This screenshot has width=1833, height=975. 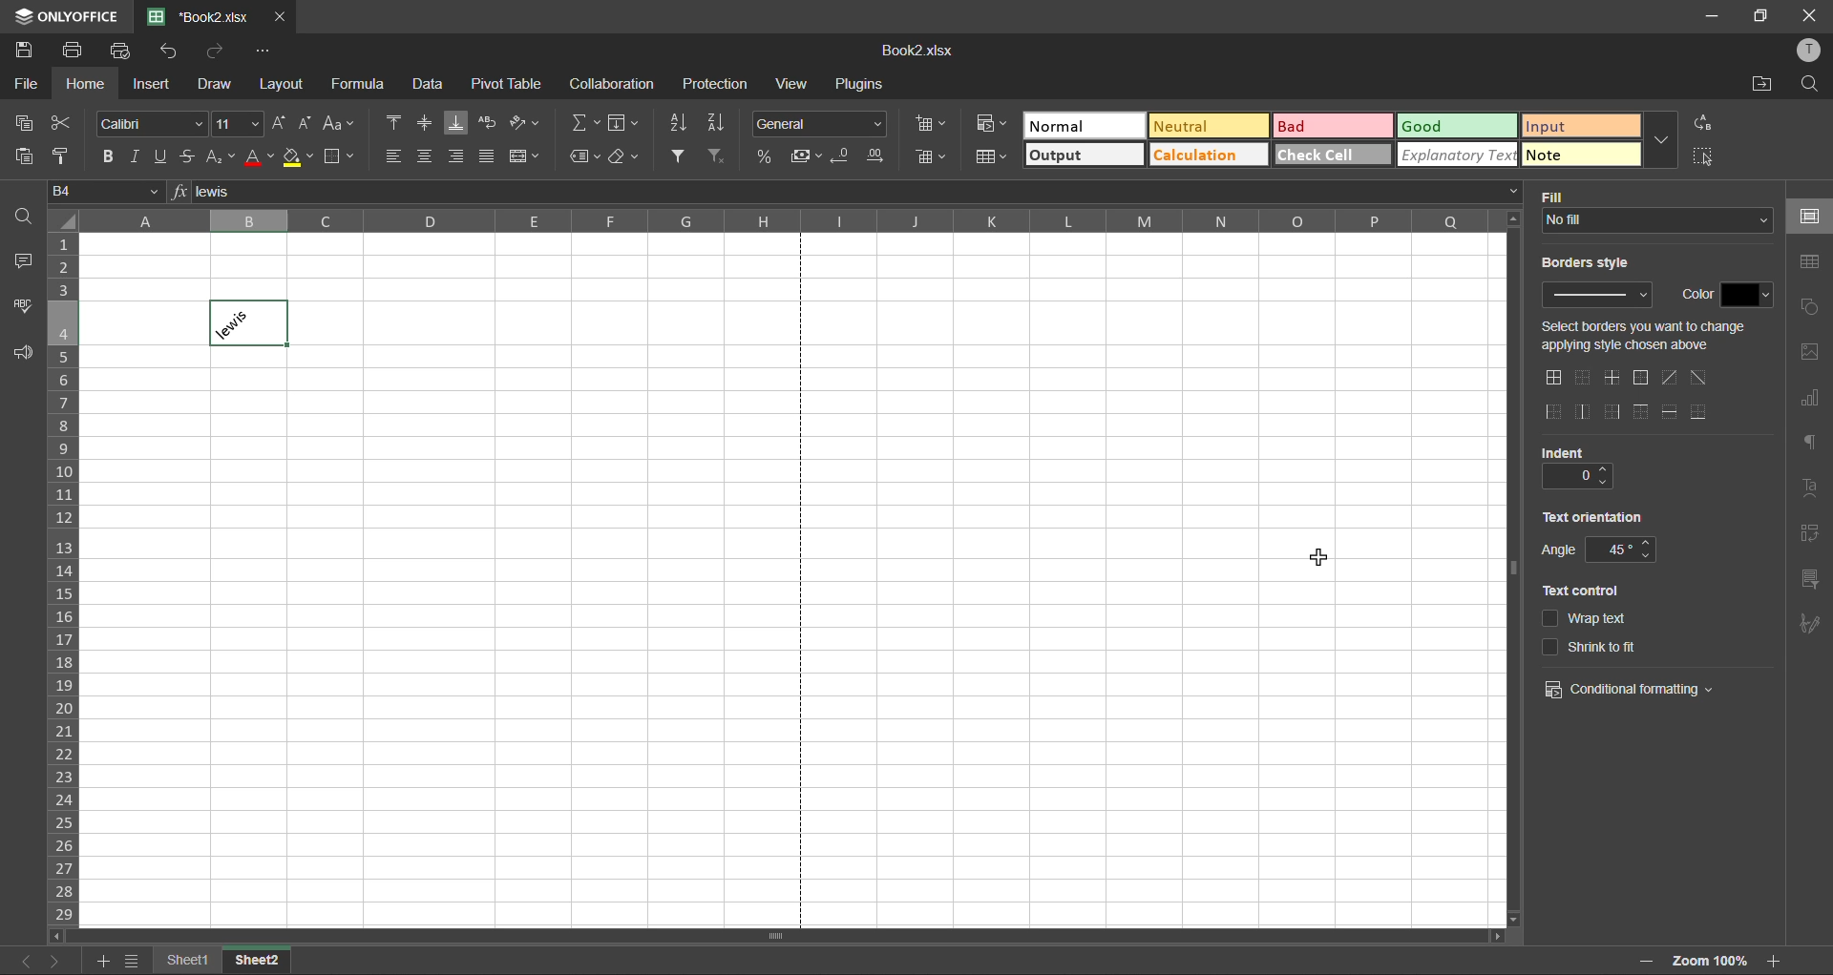 I want to click on conditional formatting, so click(x=994, y=125).